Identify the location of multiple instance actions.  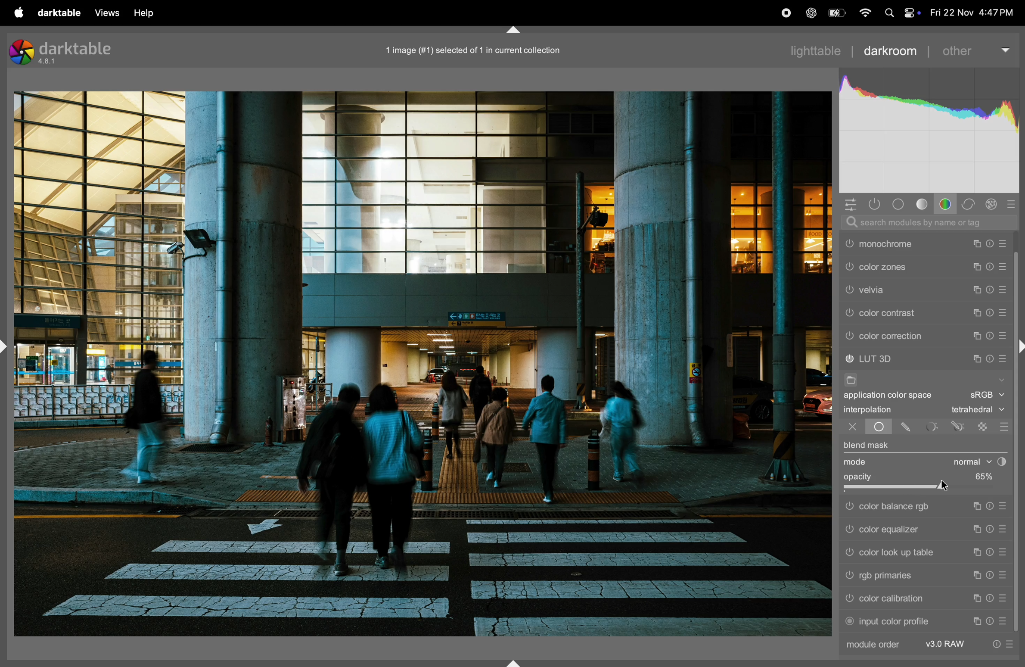
(977, 620).